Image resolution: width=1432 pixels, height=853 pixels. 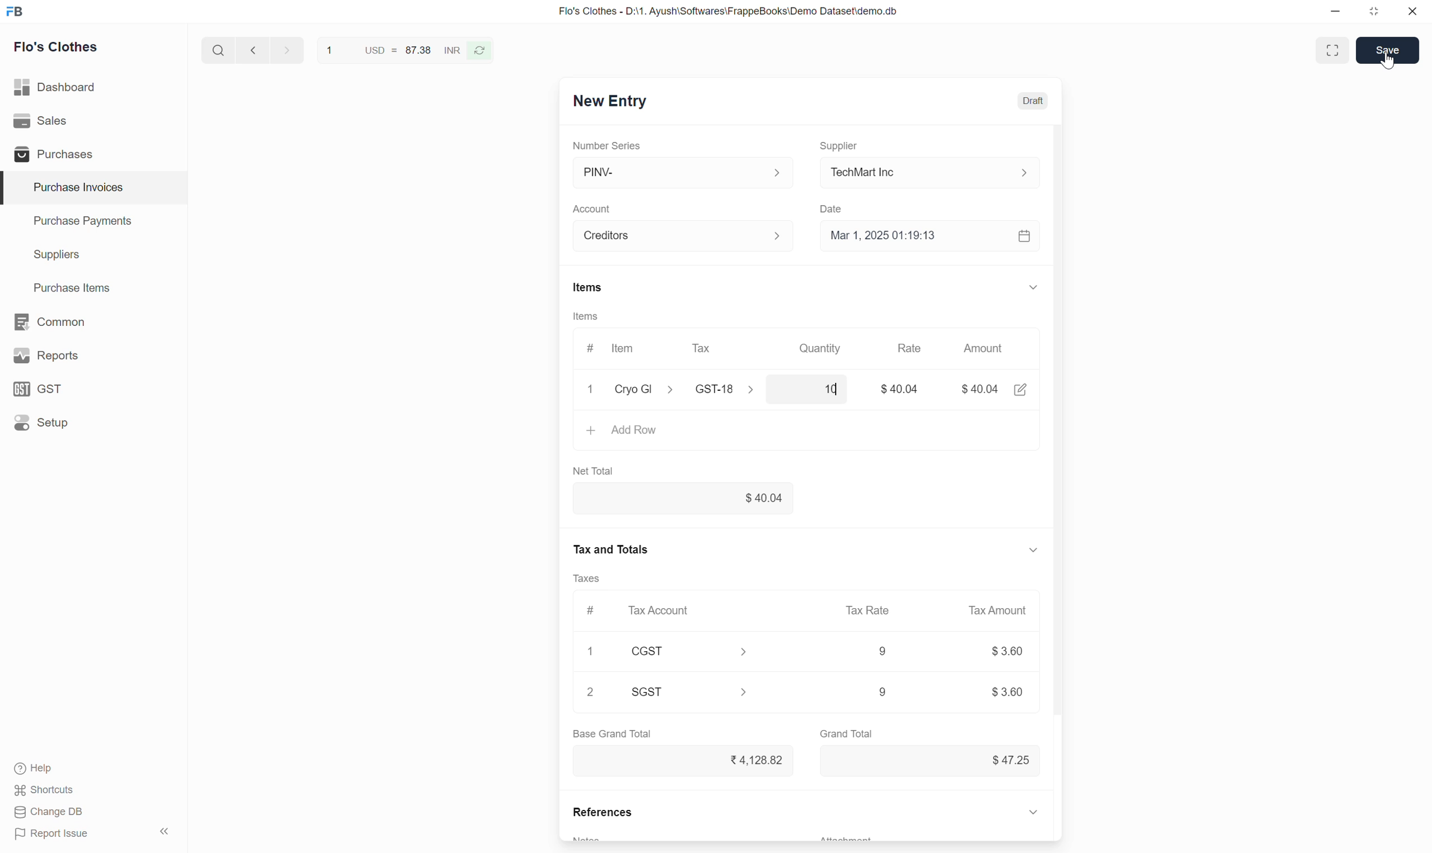 What do you see at coordinates (589, 345) in the screenshot?
I see `#` at bounding box center [589, 345].